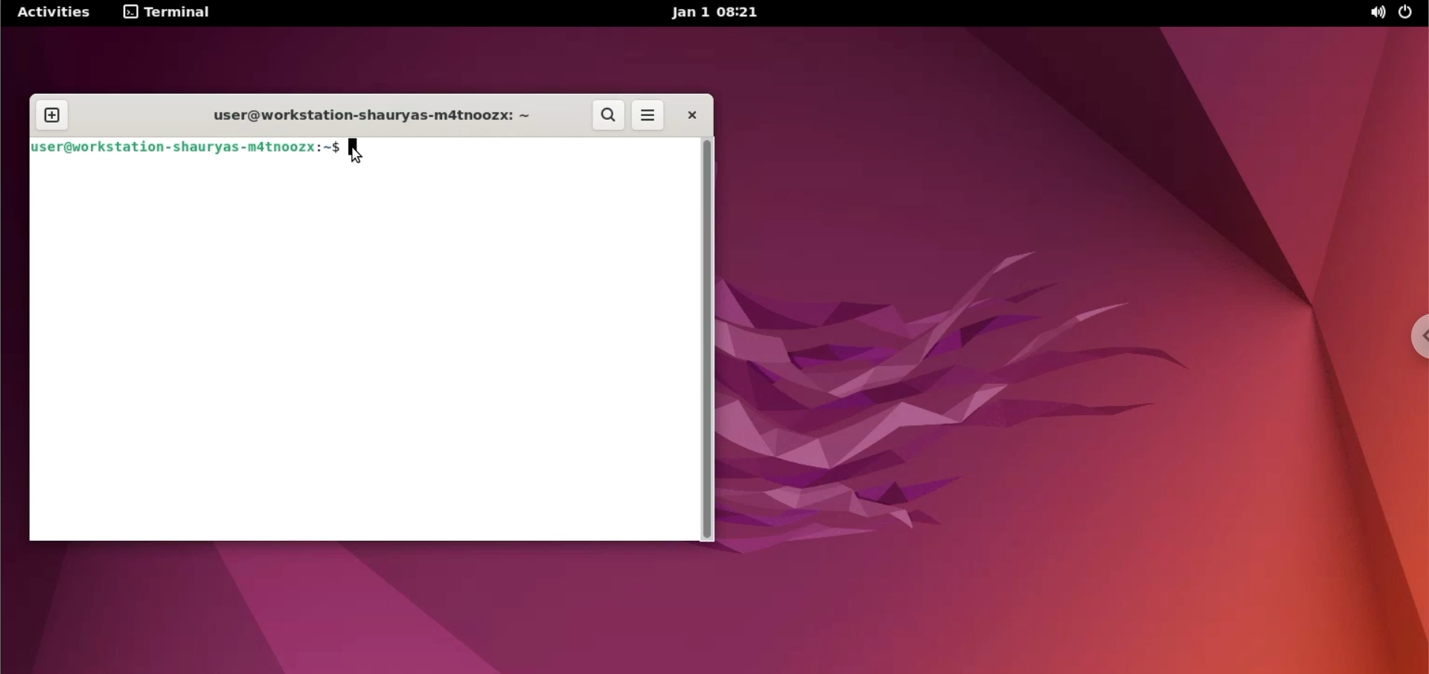 The height and width of the screenshot is (674, 1429). What do you see at coordinates (610, 116) in the screenshot?
I see `search` at bounding box center [610, 116].